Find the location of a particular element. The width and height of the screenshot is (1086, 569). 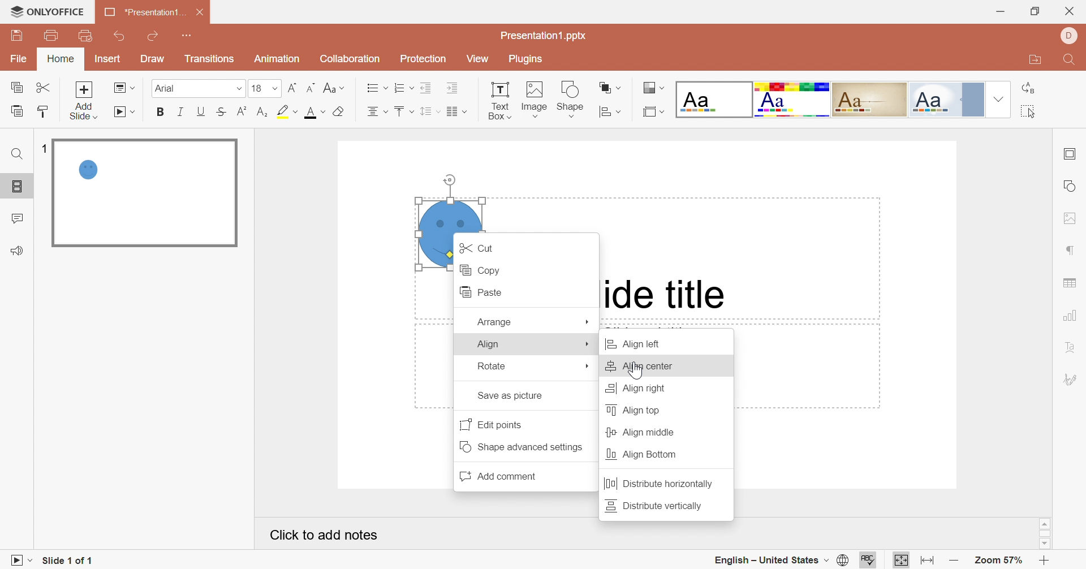

Home is located at coordinates (62, 58).